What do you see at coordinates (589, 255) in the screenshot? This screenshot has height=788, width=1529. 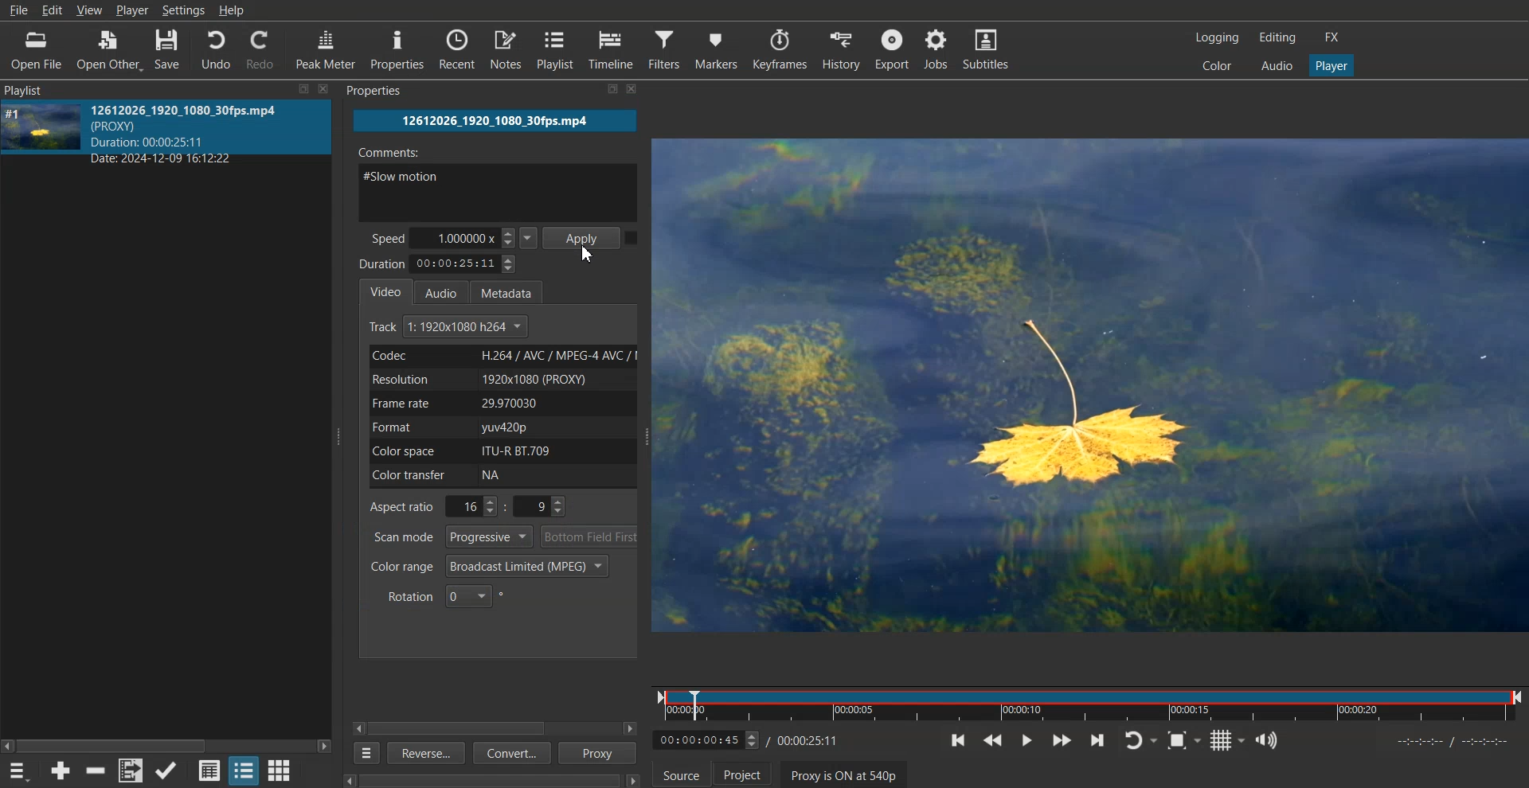 I see `Cursor` at bounding box center [589, 255].